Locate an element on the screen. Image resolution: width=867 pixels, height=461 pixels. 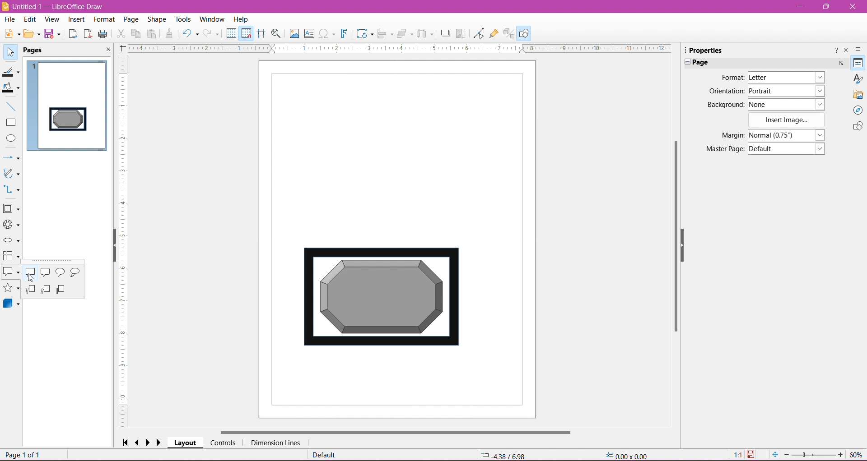
Helplines while moving is located at coordinates (261, 33).